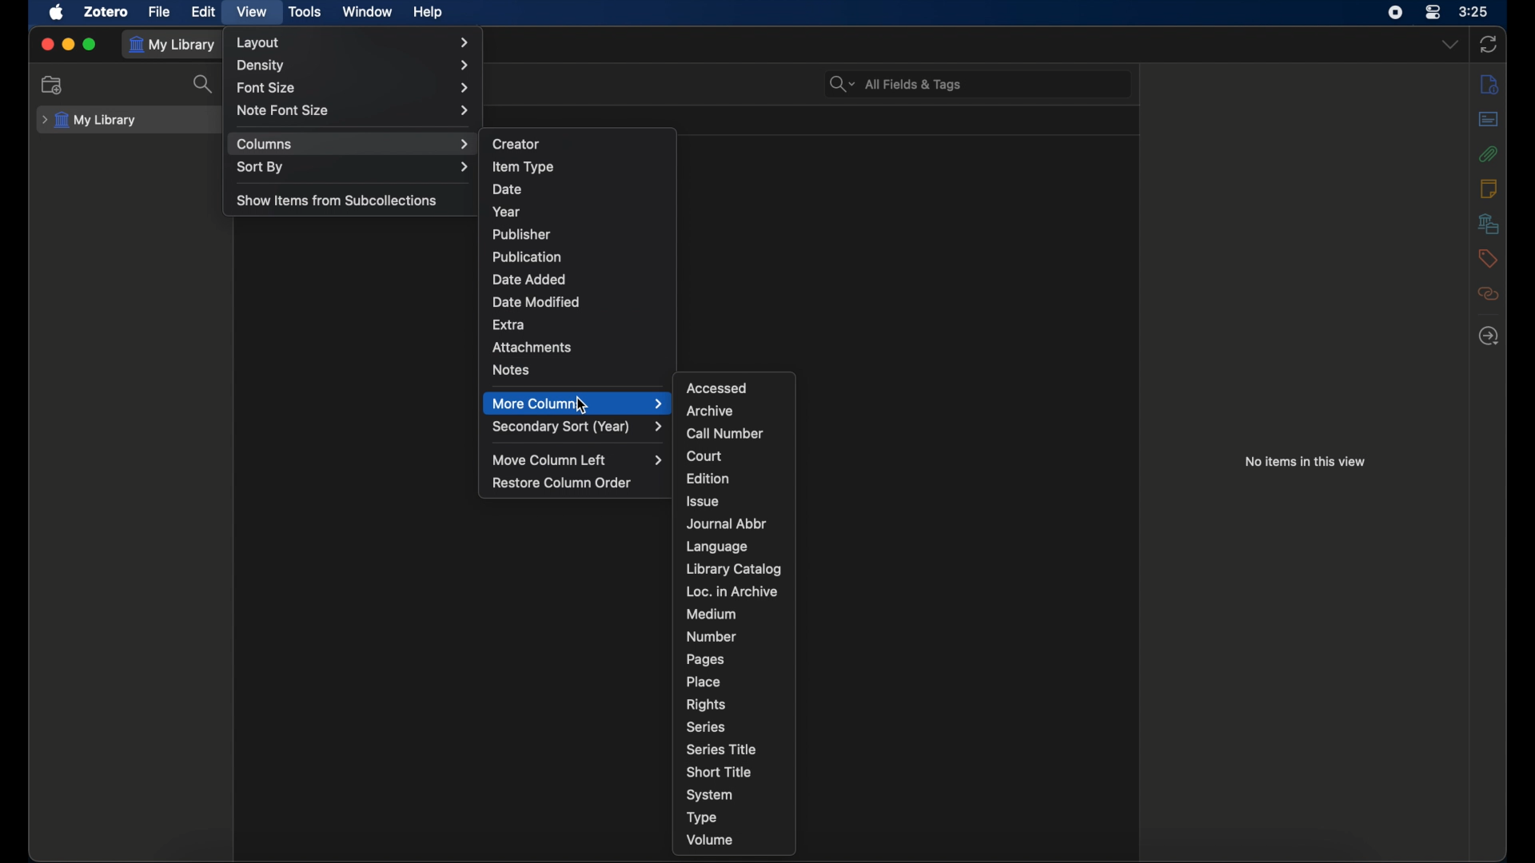 This screenshot has width=1535, height=863. I want to click on medium, so click(712, 614).